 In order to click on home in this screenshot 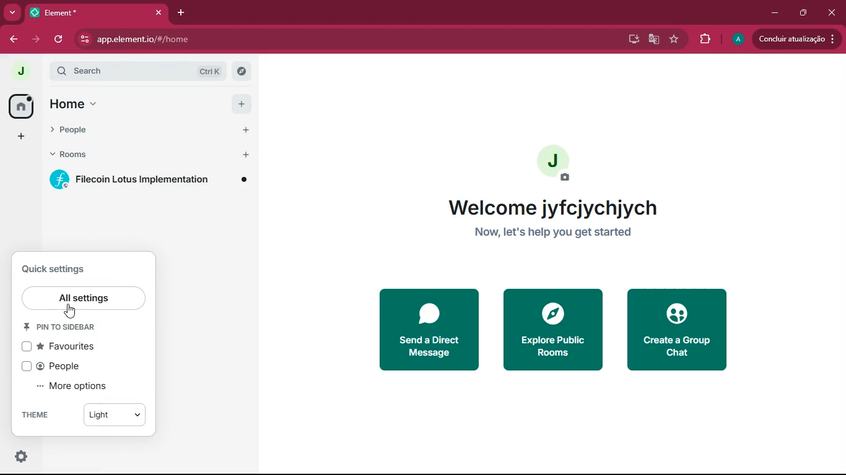, I will do `click(151, 103)`.